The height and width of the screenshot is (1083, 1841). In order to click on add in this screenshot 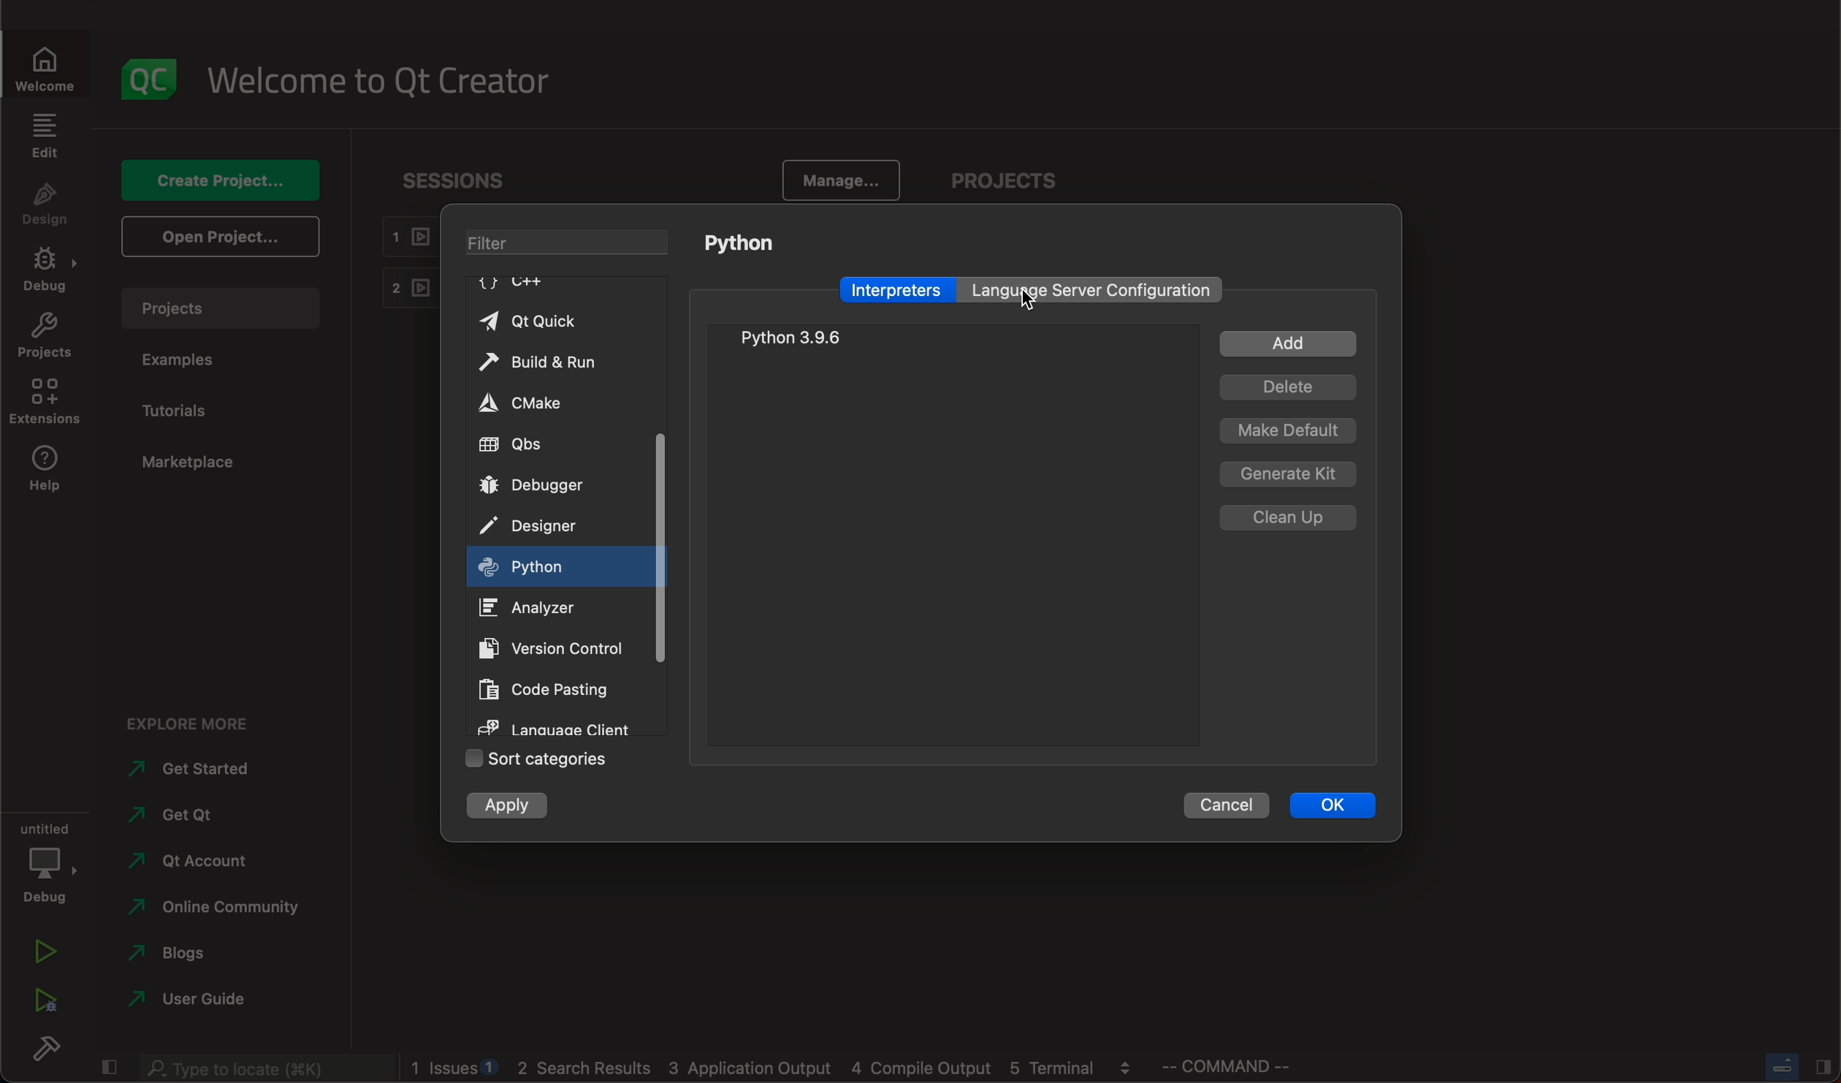, I will do `click(1287, 343)`.